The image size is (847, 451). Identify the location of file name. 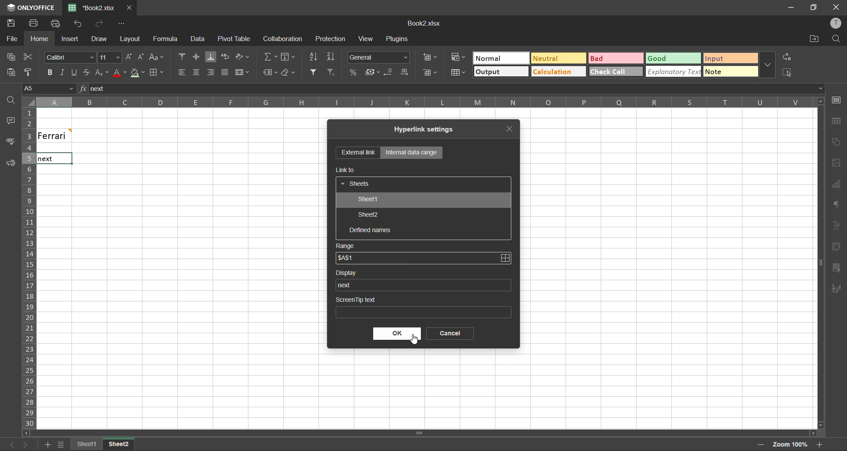
(95, 8).